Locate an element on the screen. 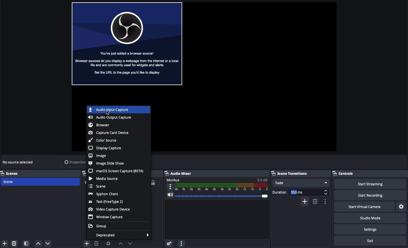  Delete is located at coordinates (15, 243).